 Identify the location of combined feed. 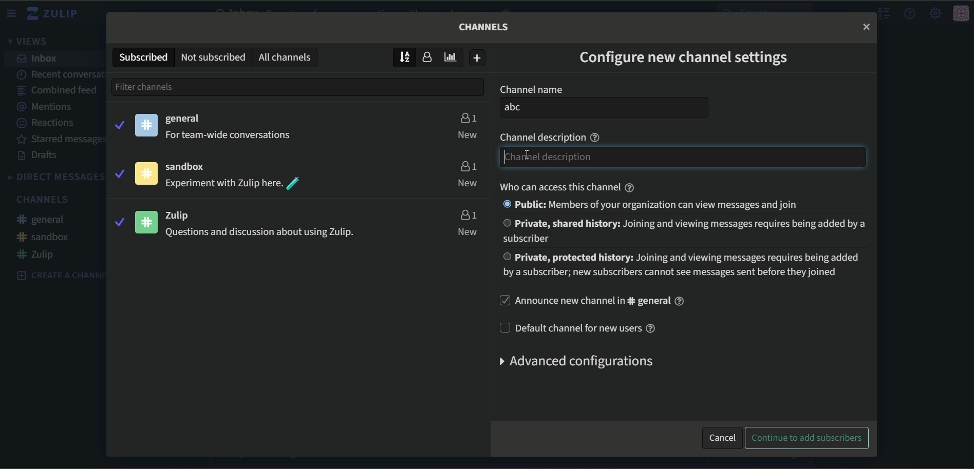
(57, 91).